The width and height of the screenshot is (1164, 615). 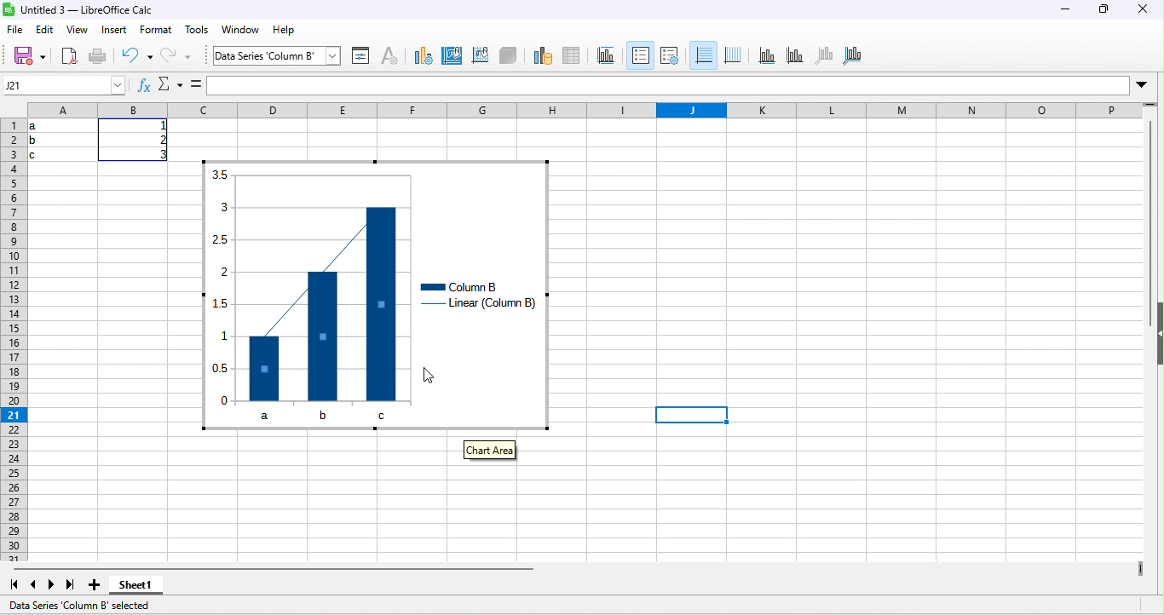 I want to click on scroll to previous sheet, so click(x=33, y=585).